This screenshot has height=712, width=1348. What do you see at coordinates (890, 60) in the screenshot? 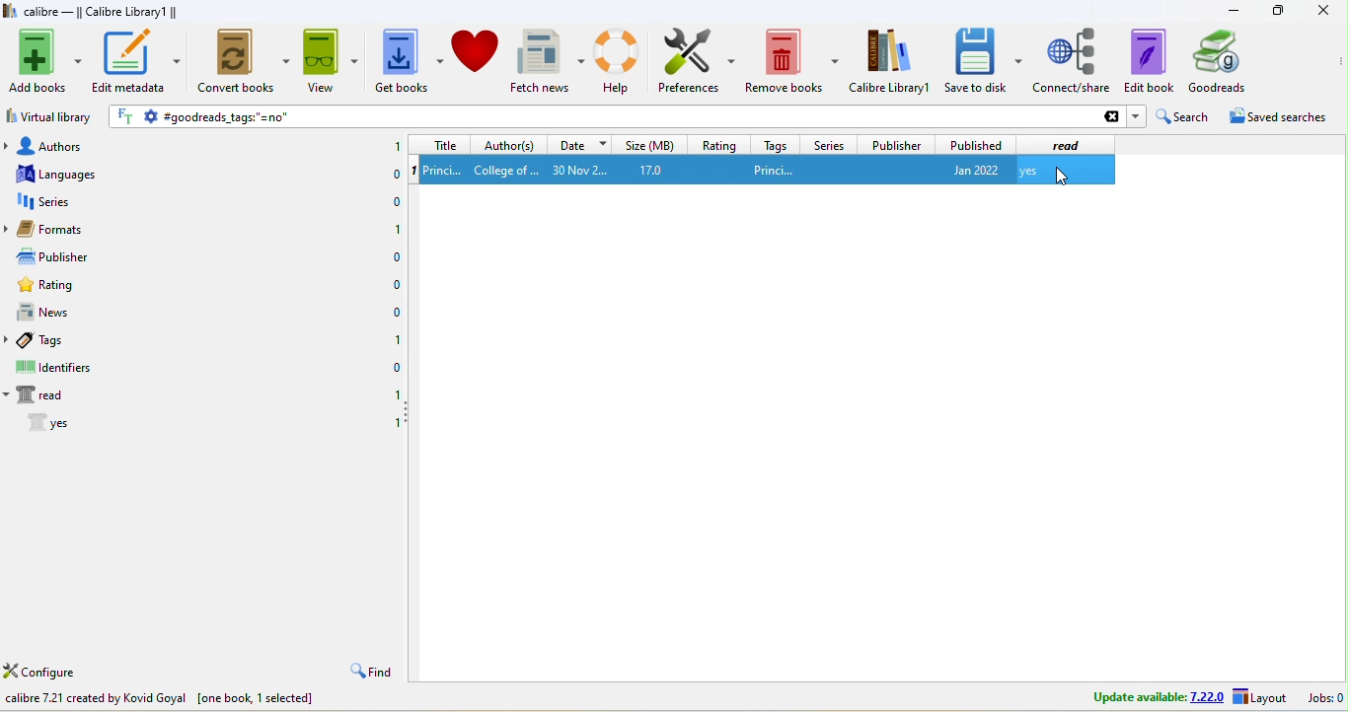
I see `calibre library 1` at bounding box center [890, 60].